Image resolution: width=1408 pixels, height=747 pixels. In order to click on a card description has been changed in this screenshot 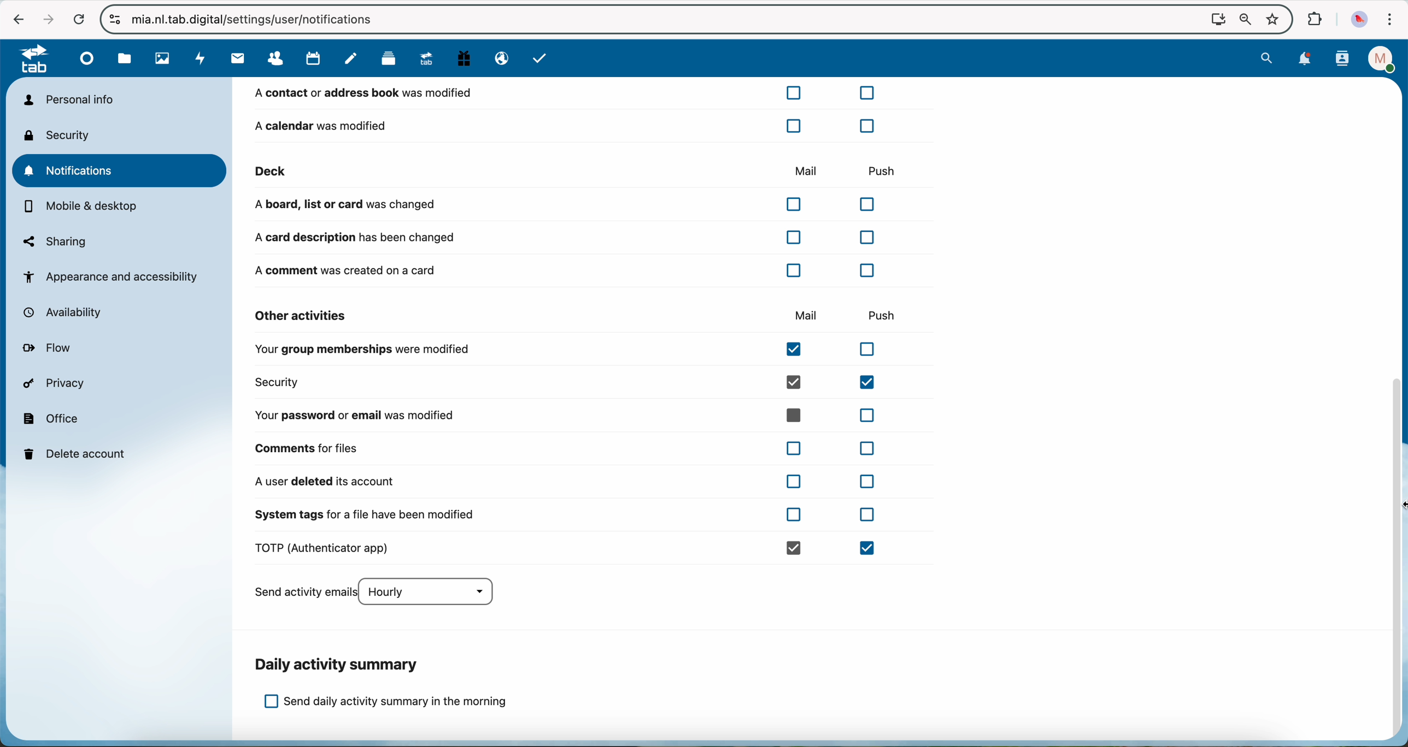, I will do `click(564, 238)`.